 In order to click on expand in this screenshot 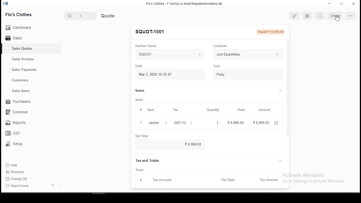, I will do `click(51, 184)`.